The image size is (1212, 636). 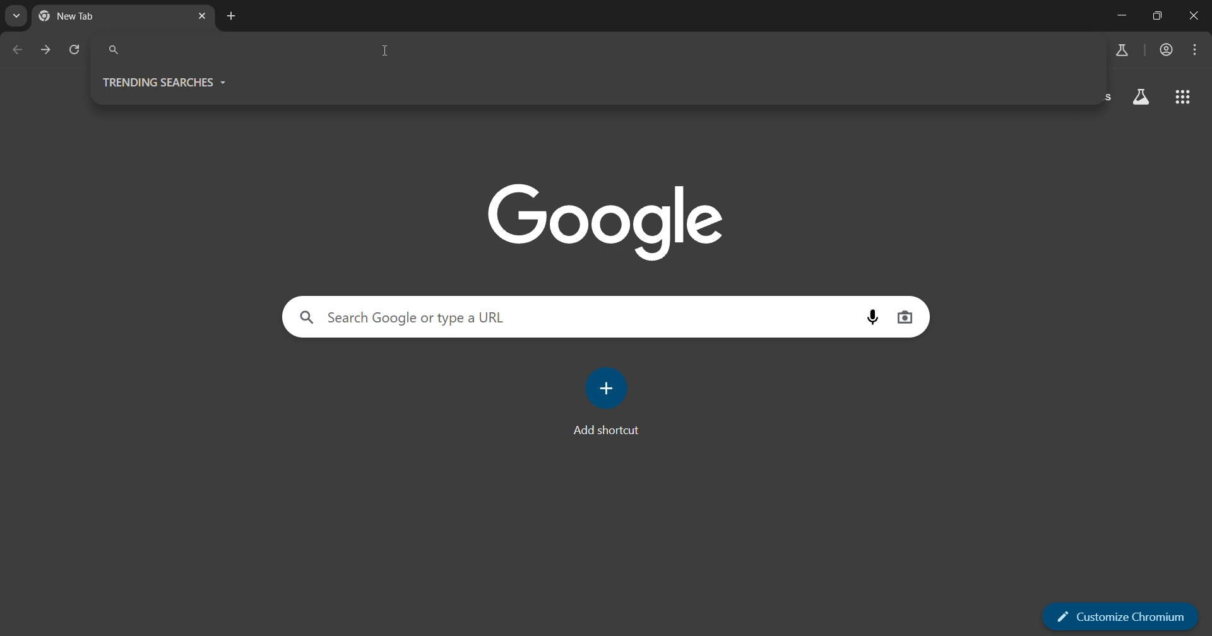 What do you see at coordinates (1185, 97) in the screenshot?
I see `google apps` at bounding box center [1185, 97].